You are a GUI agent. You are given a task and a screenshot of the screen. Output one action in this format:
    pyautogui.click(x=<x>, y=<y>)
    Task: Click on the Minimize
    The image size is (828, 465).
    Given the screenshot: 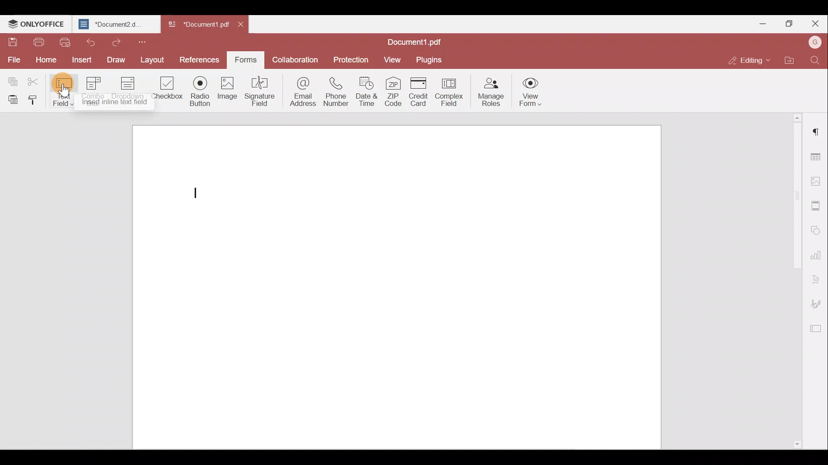 What is the action you would take?
    pyautogui.click(x=764, y=23)
    